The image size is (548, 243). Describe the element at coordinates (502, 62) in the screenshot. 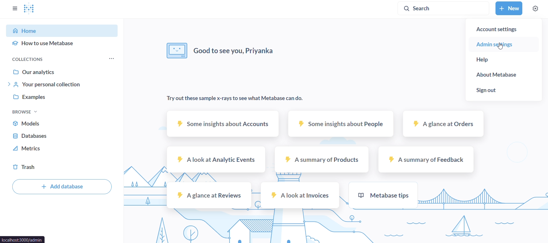

I see `help` at that location.